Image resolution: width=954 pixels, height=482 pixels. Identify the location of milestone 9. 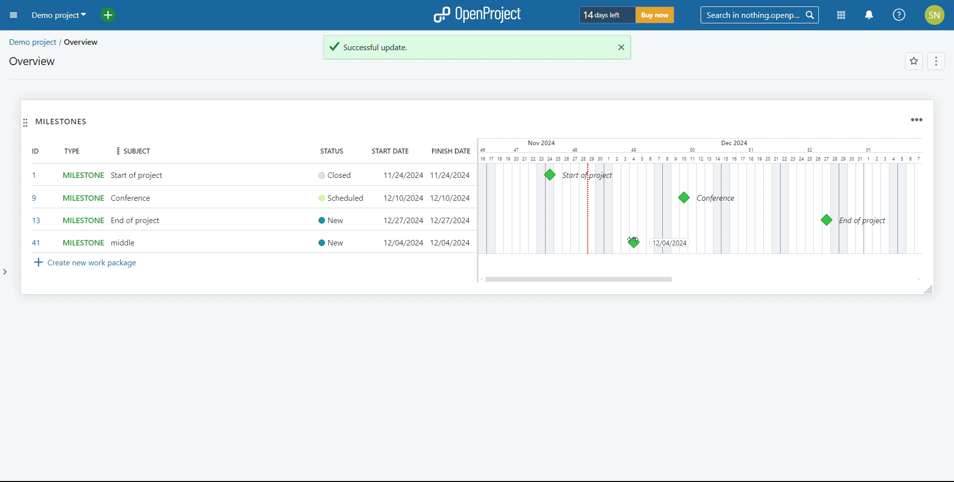
(684, 198).